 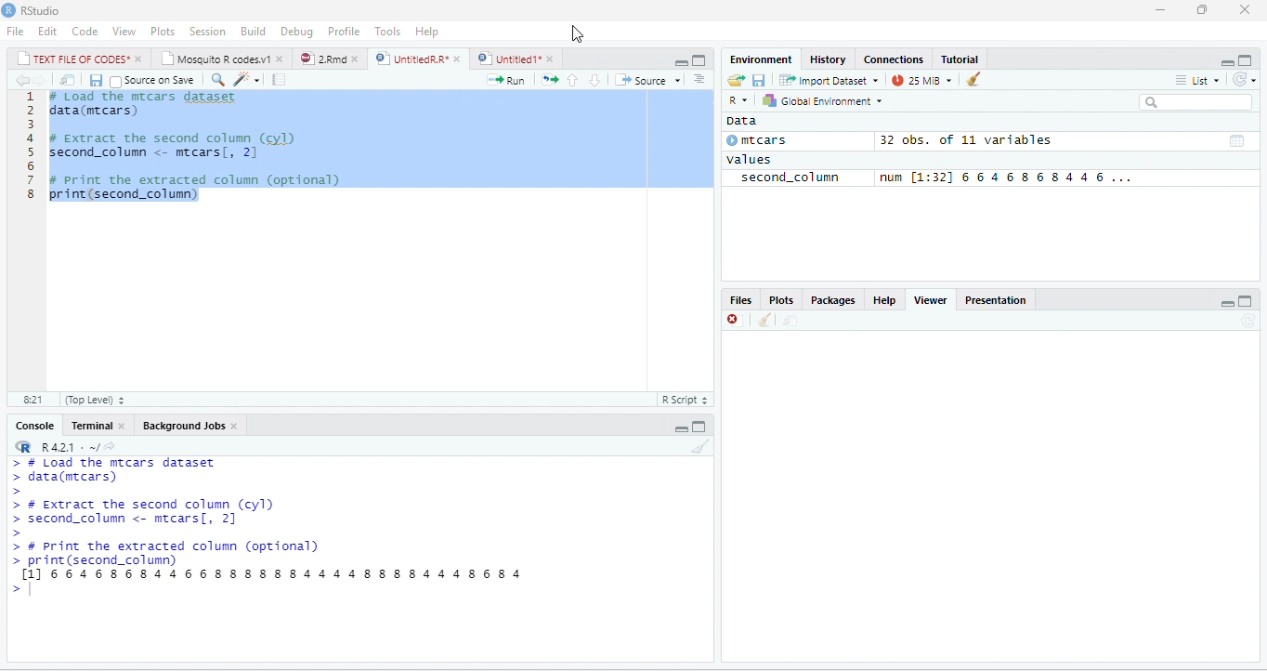 What do you see at coordinates (884, 301) in the screenshot?
I see `help` at bounding box center [884, 301].